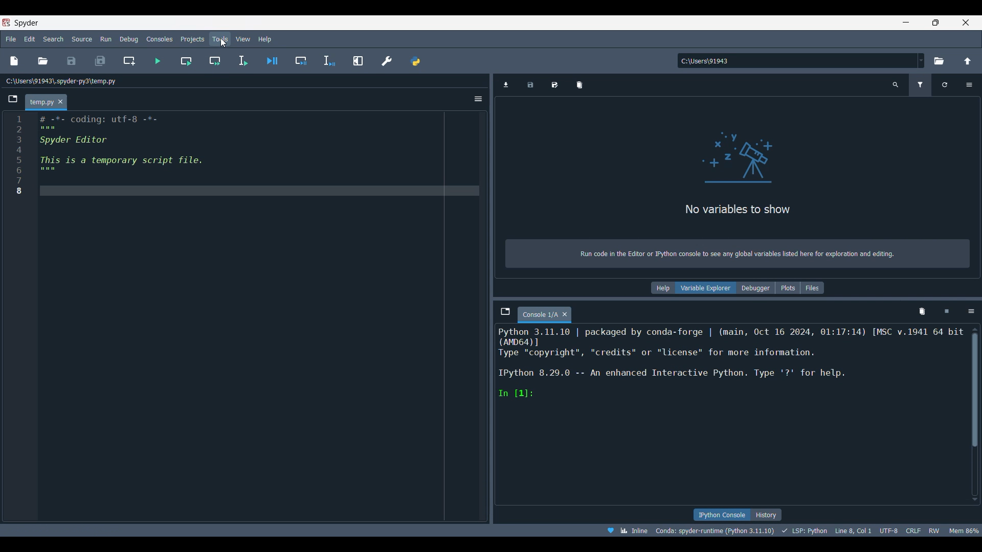 The image size is (982, 552). What do you see at coordinates (935, 530) in the screenshot?
I see `rw` at bounding box center [935, 530].